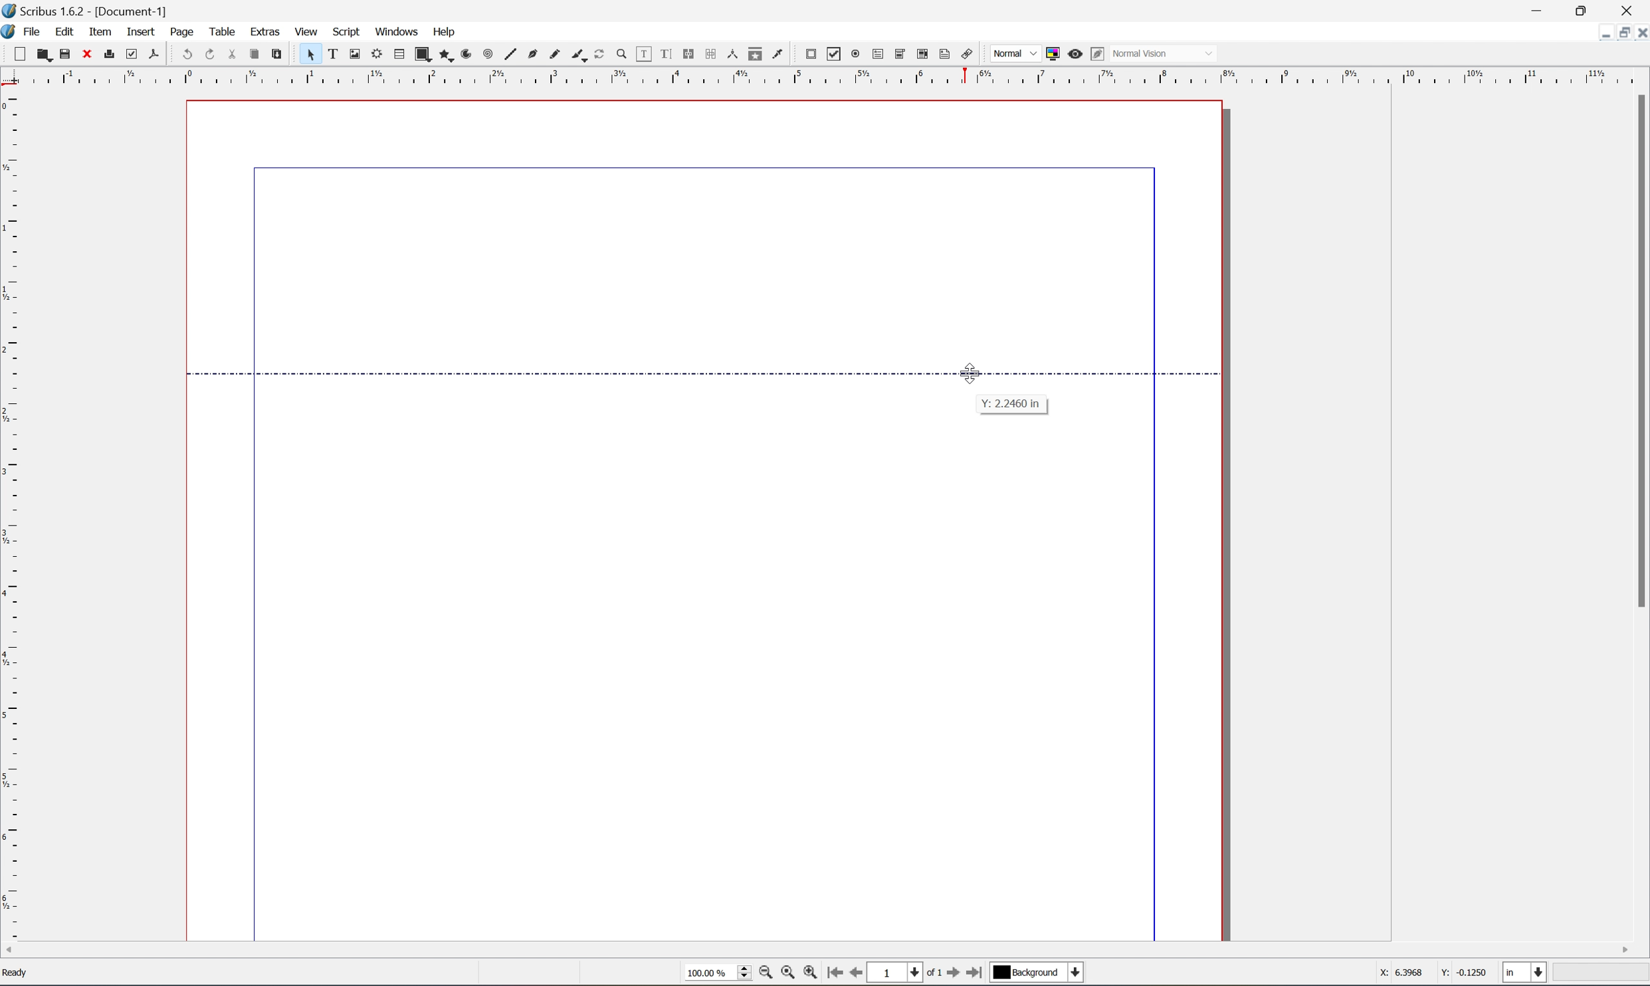  I want to click on eye dropper, so click(781, 54).